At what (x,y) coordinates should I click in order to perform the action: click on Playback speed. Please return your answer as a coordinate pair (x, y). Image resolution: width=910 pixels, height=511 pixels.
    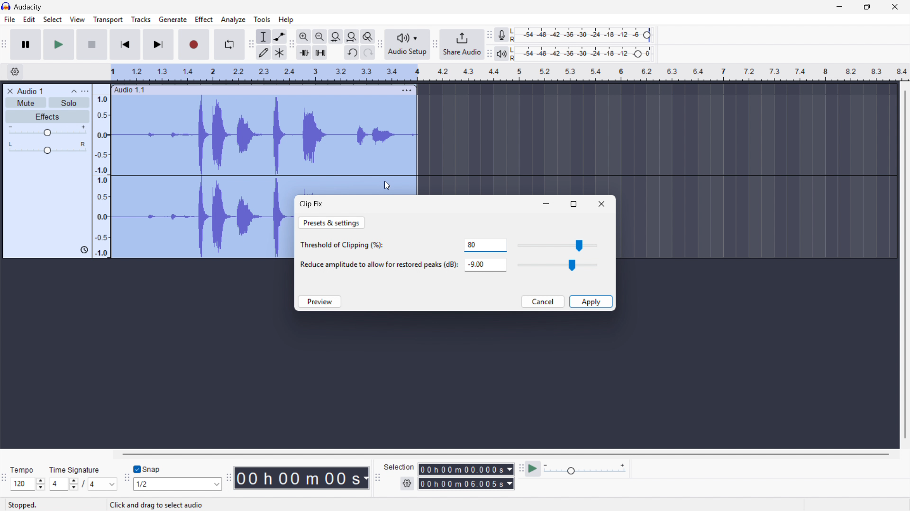
    Looking at the image, I should click on (584, 470).